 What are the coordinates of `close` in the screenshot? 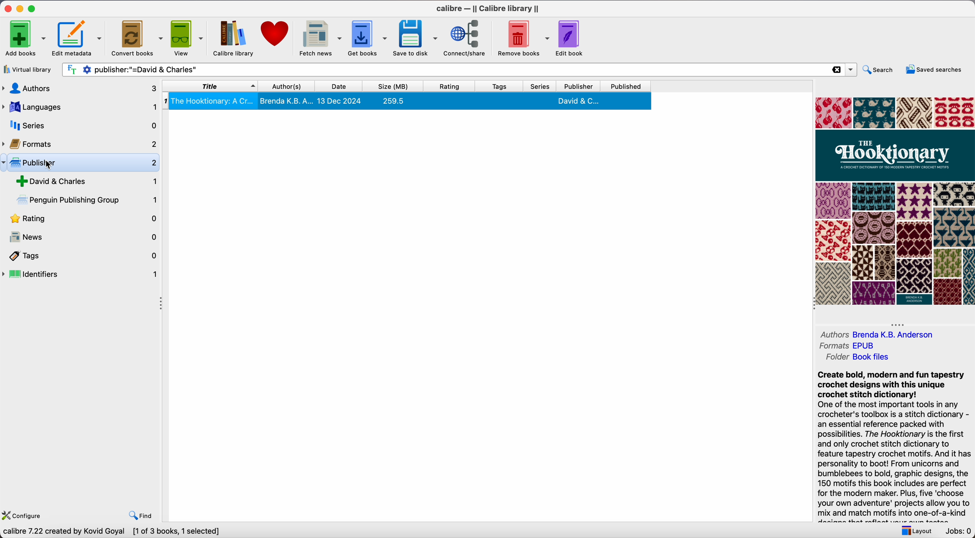 It's located at (7, 9).